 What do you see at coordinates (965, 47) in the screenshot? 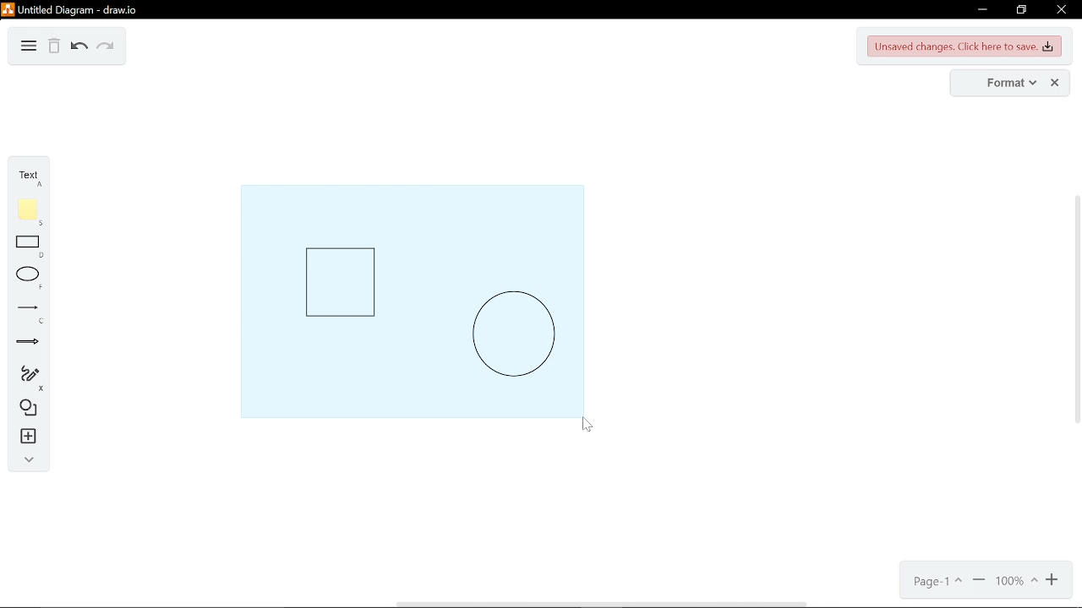
I see `unsaved changes. Click here to save` at bounding box center [965, 47].